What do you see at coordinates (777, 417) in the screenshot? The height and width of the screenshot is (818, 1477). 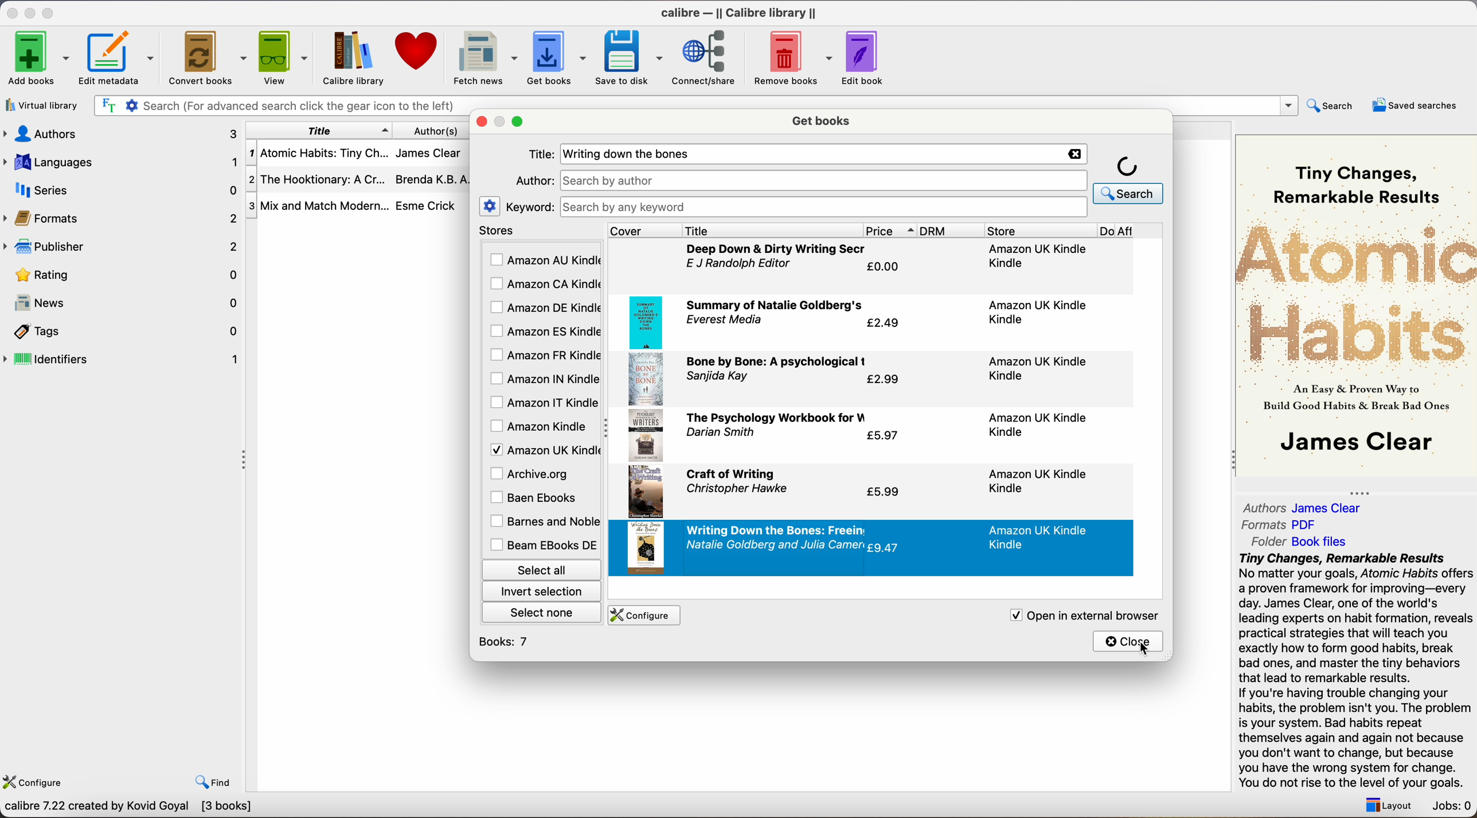 I see `the psychology workbook for` at bounding box center [777, 417].